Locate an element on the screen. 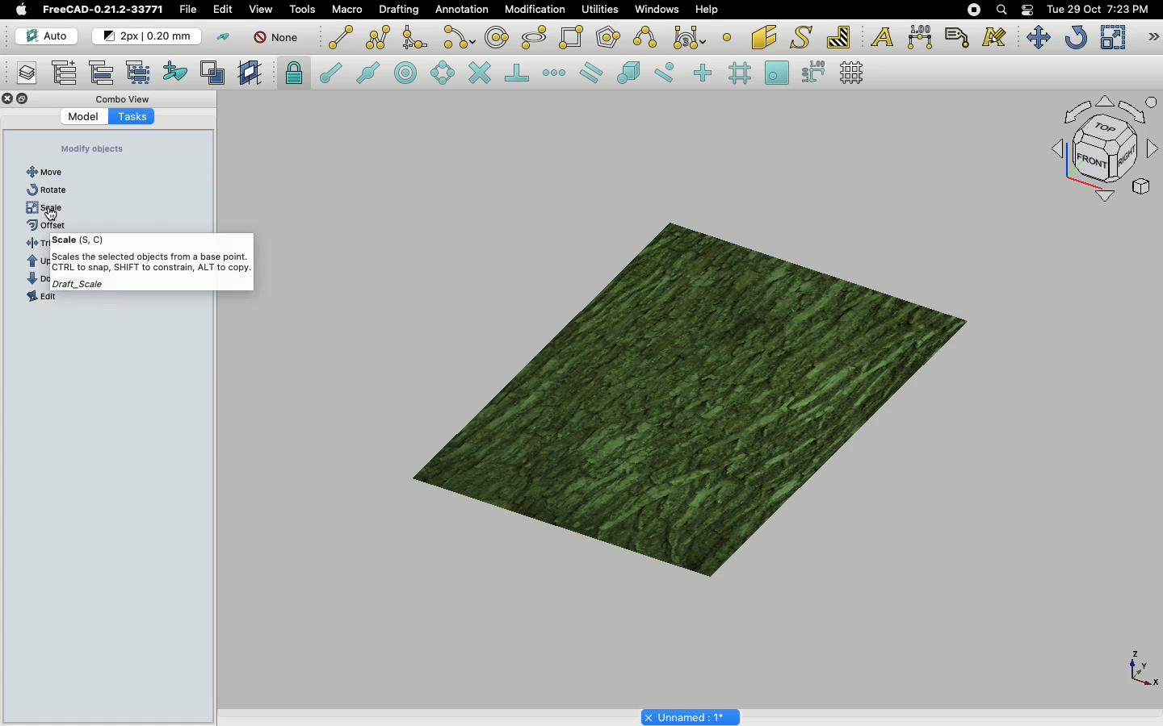 This screenshot has width=1163, height=726. Scale is located at coordinates (1111, 36).